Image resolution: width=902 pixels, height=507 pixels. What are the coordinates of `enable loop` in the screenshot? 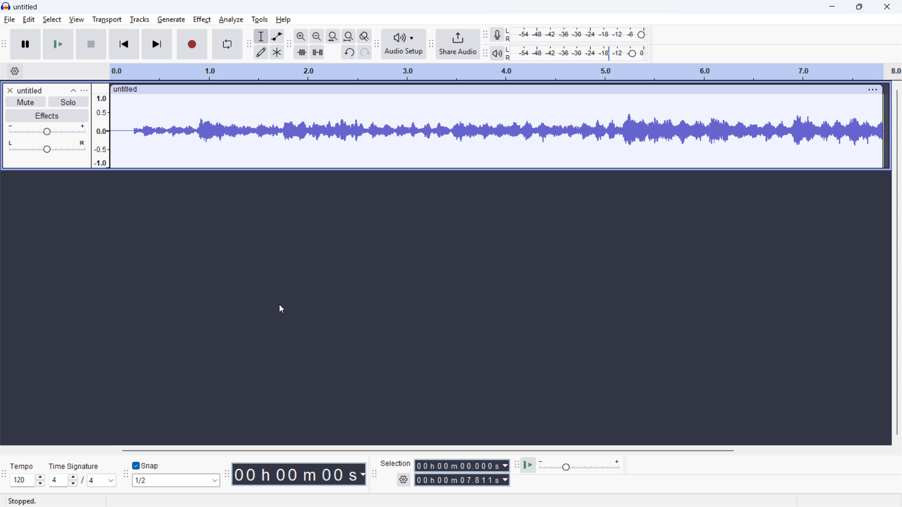 It's located at (227, 45).